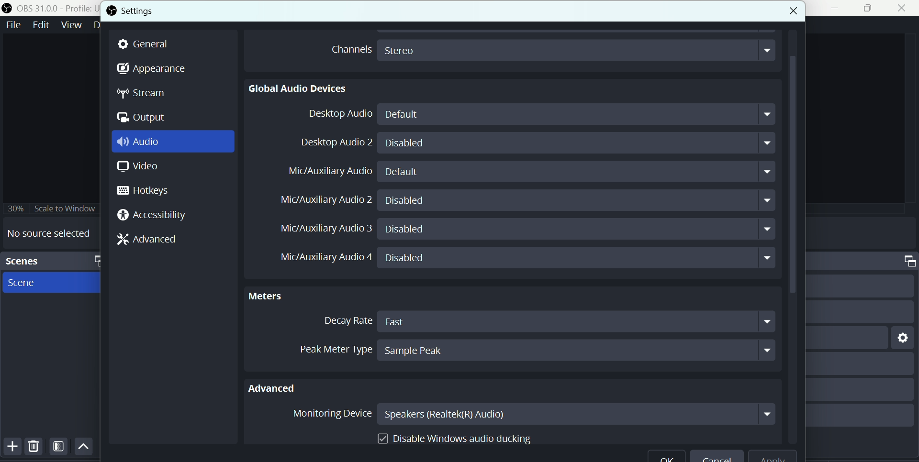  I want to click on Audio, so click(143, 143).